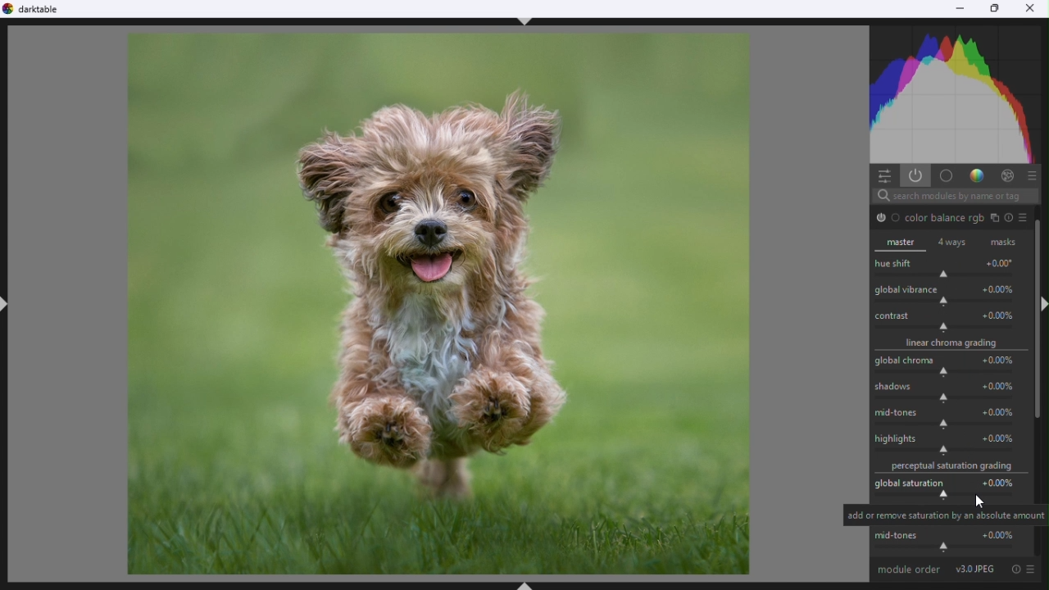  What do you see at coordinates (528, 584) in the screenshot?
I see `ctrl+shhft+B` at bounding box center [528, 584].